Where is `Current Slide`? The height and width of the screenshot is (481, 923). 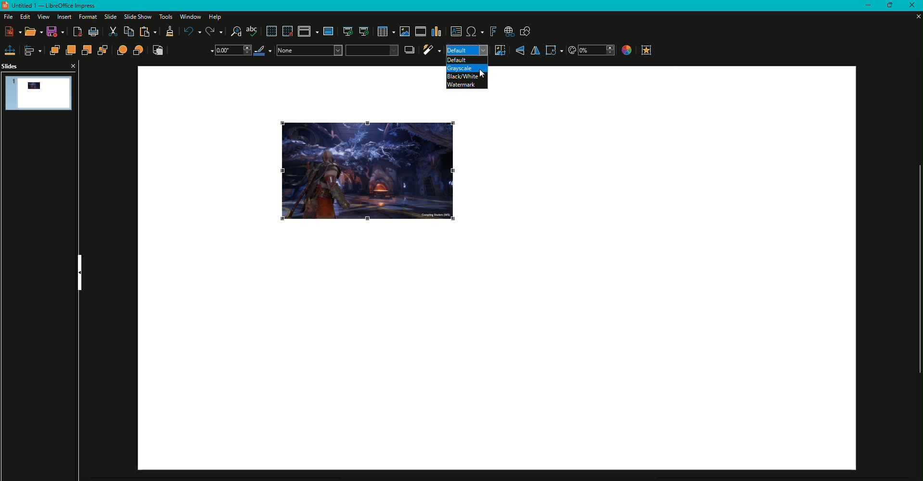 Current Slide is located at coordinates (364, 32).